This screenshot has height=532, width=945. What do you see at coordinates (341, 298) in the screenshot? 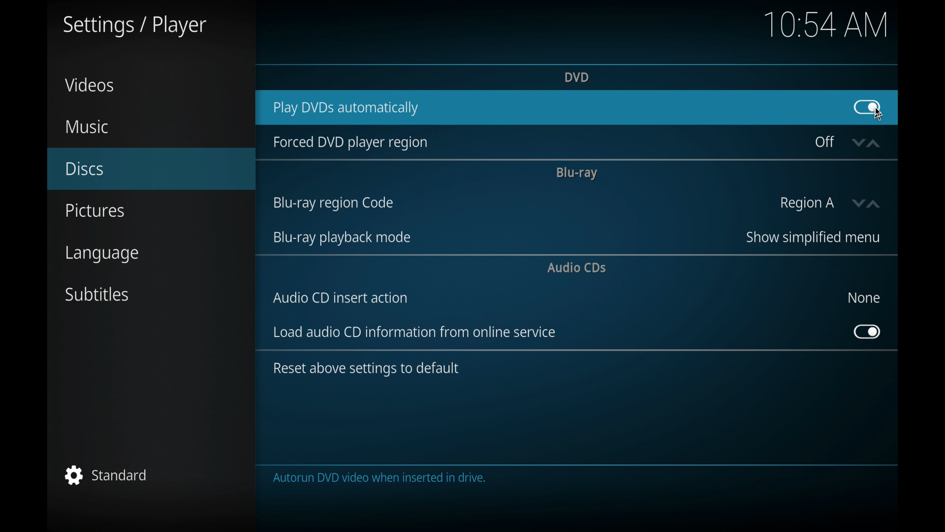
I see `audio cd insert action` at bounding box center [341, 298].